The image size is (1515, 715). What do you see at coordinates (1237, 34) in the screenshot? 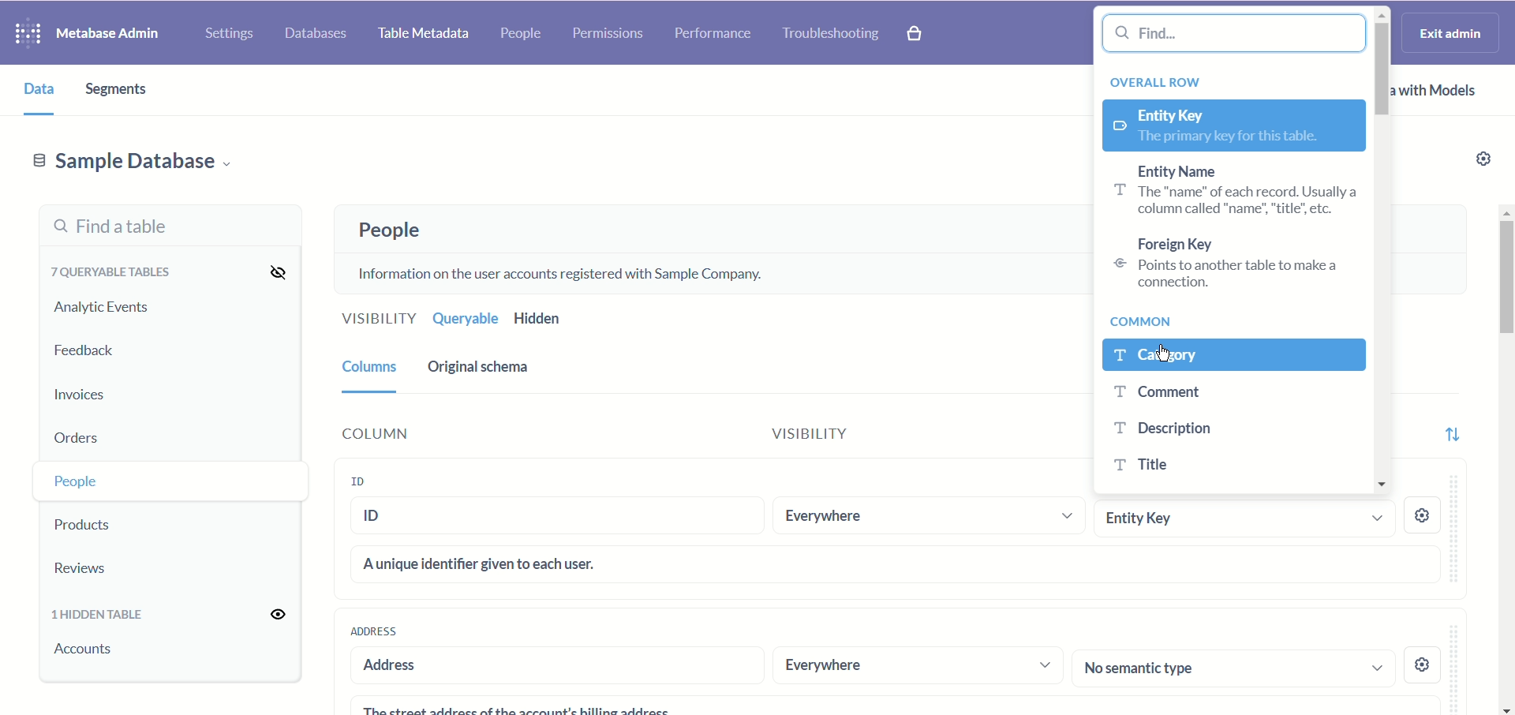
I see `find` at bounding box center [1237, 34].